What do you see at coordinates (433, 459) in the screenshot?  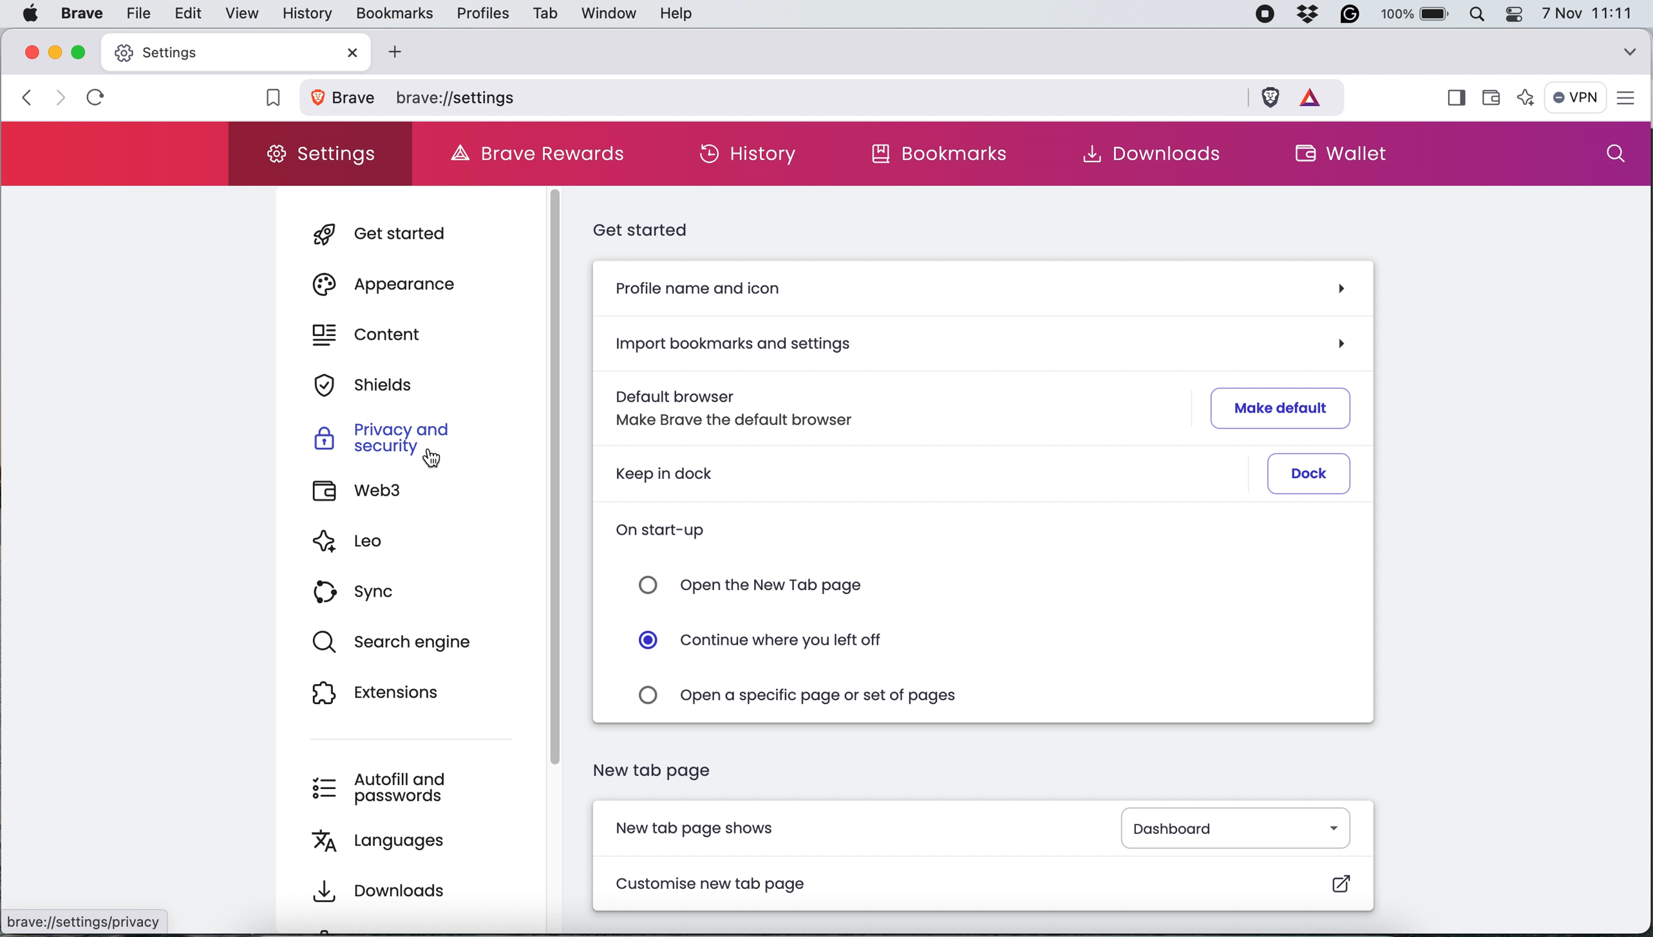 I see `cursor` at bounding box center [433, 459].